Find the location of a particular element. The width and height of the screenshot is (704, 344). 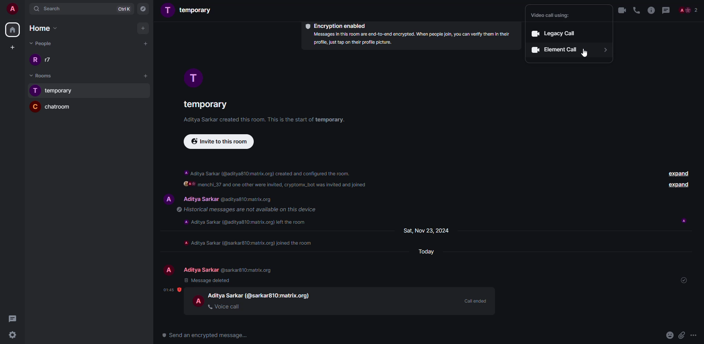

room is located at coordinates (204, 106).